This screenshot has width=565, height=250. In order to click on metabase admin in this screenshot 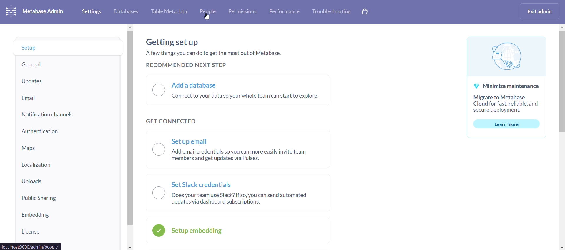, I will do `click(45, 12)`.